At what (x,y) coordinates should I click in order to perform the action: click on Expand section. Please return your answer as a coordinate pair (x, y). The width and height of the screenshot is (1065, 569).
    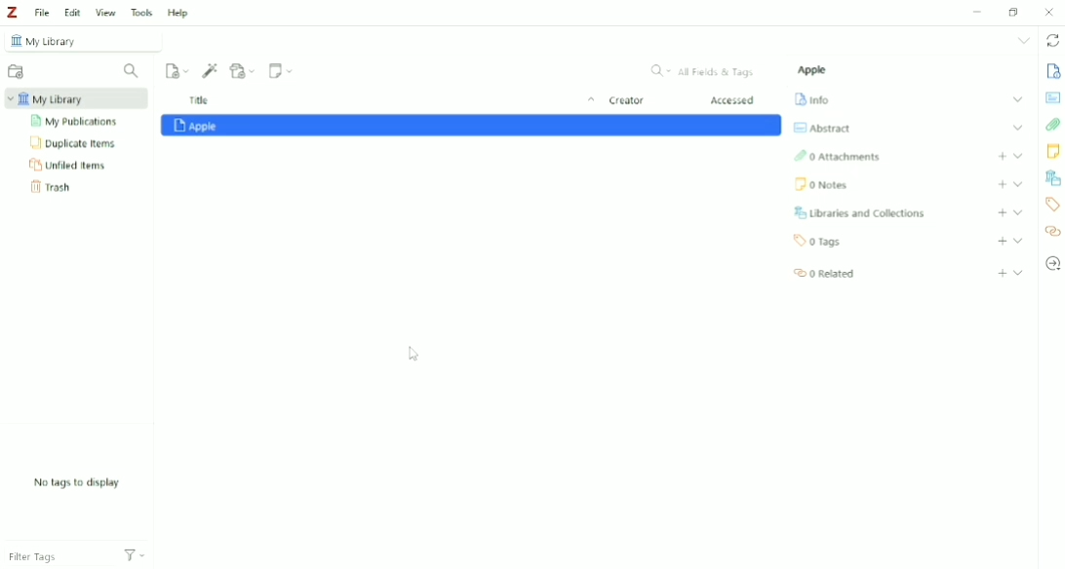
    Looking at the image, I should click on (1018, 241).